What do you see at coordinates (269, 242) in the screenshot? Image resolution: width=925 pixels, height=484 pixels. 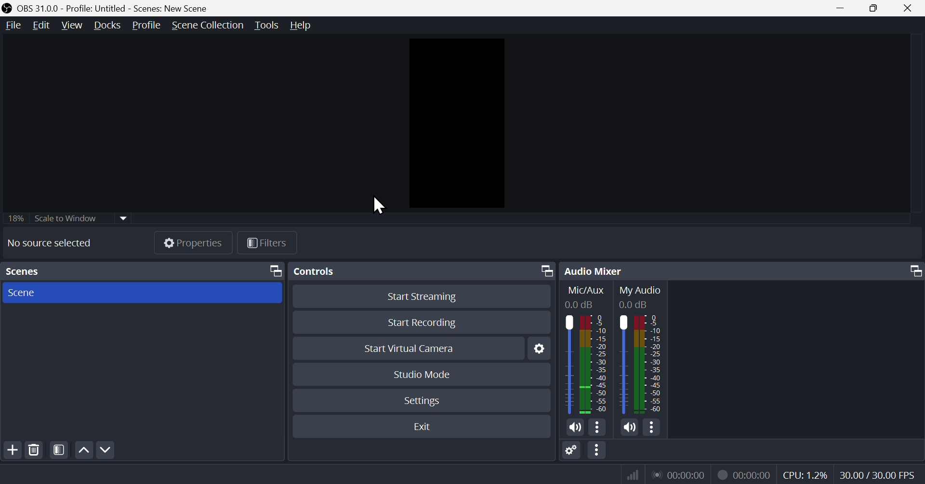 I see `Filter` at bounding box center [269, 242].